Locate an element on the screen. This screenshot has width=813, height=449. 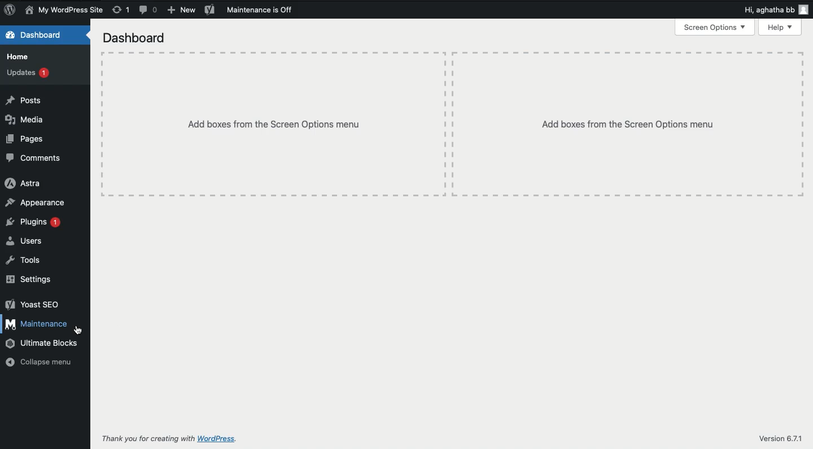
Dashboard is located at coordinates (135, 38).